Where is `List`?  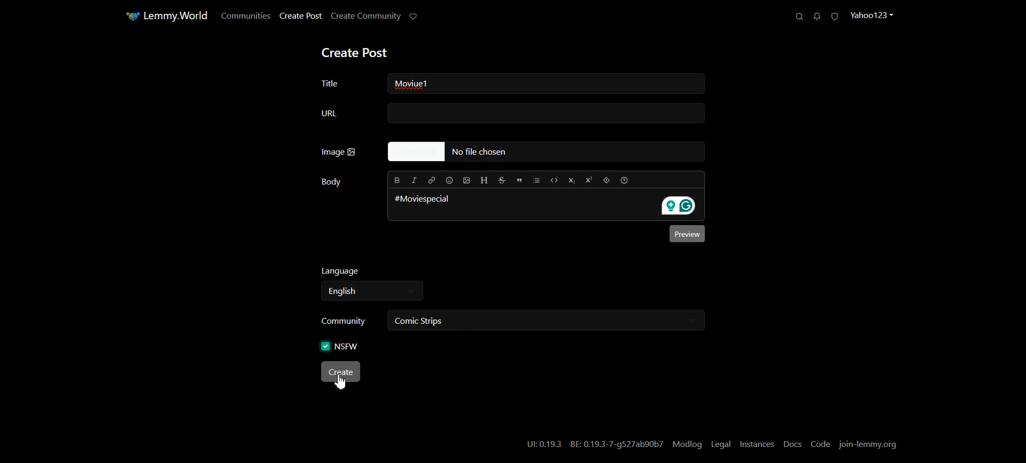 List is located at coordinates (538, 179).